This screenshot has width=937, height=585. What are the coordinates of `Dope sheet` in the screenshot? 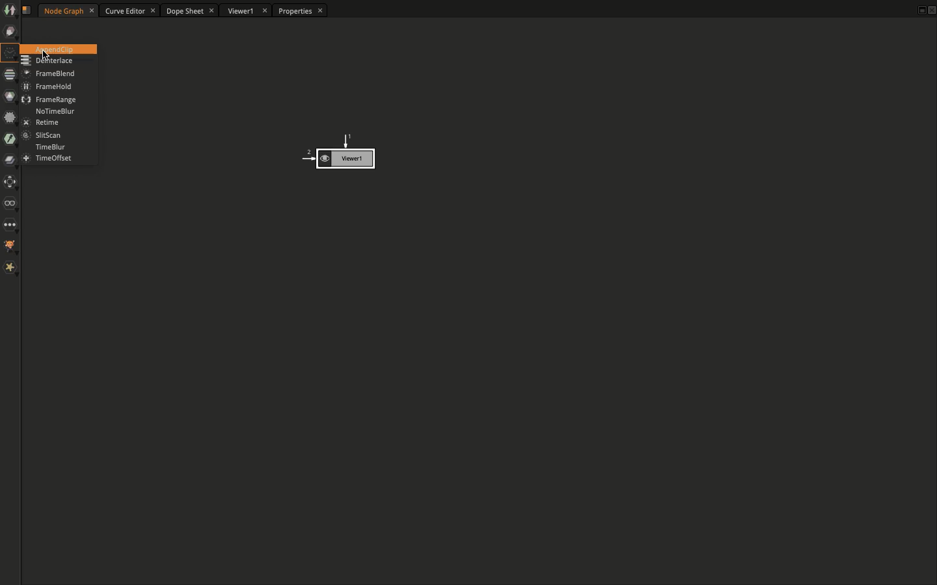 It's located at (191, 12).